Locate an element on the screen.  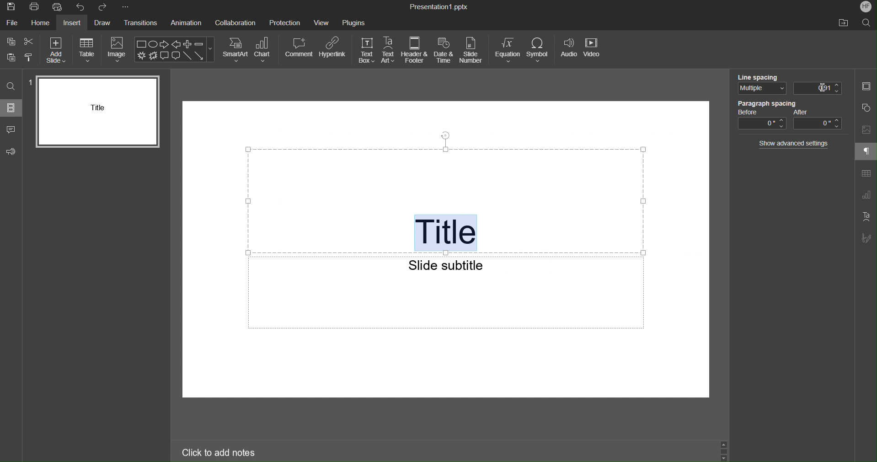
Comment is located at coordinates (11, 129).